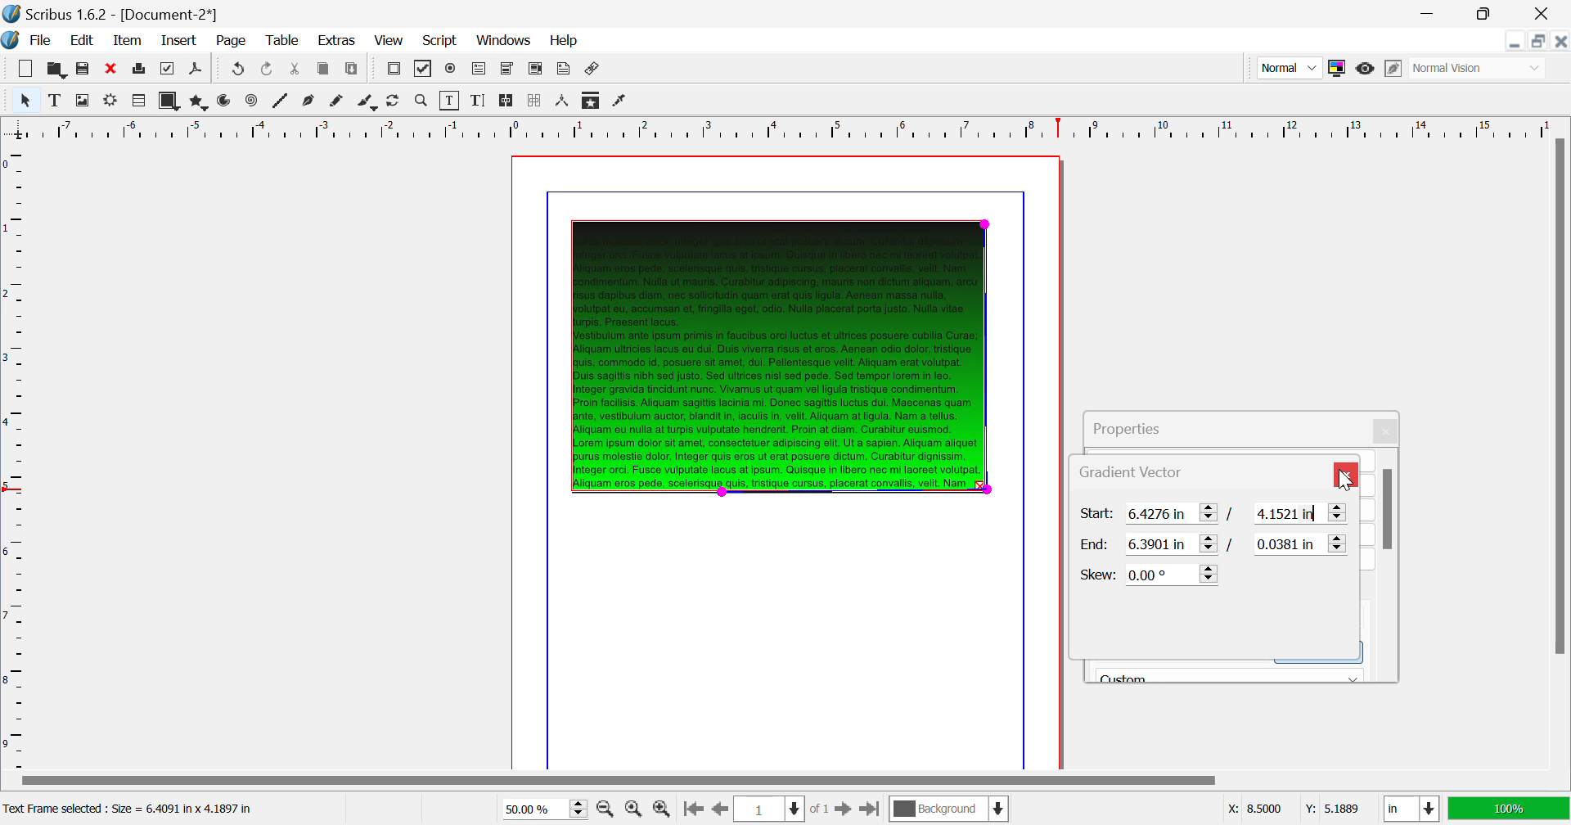 Image resolution: width=1571 pixels, height=825 pixels. Describe the element at coordinates (594, 70) in the screenshot. I see `Link Annotation` at that location.